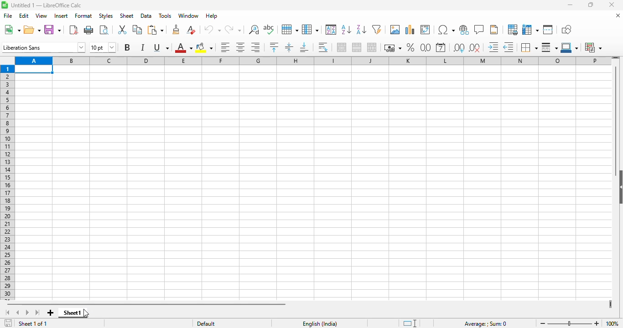 The image size is (623, 328). Describe the element at coordinates (183, 47) in the screenshot. I see `font color` at that location.